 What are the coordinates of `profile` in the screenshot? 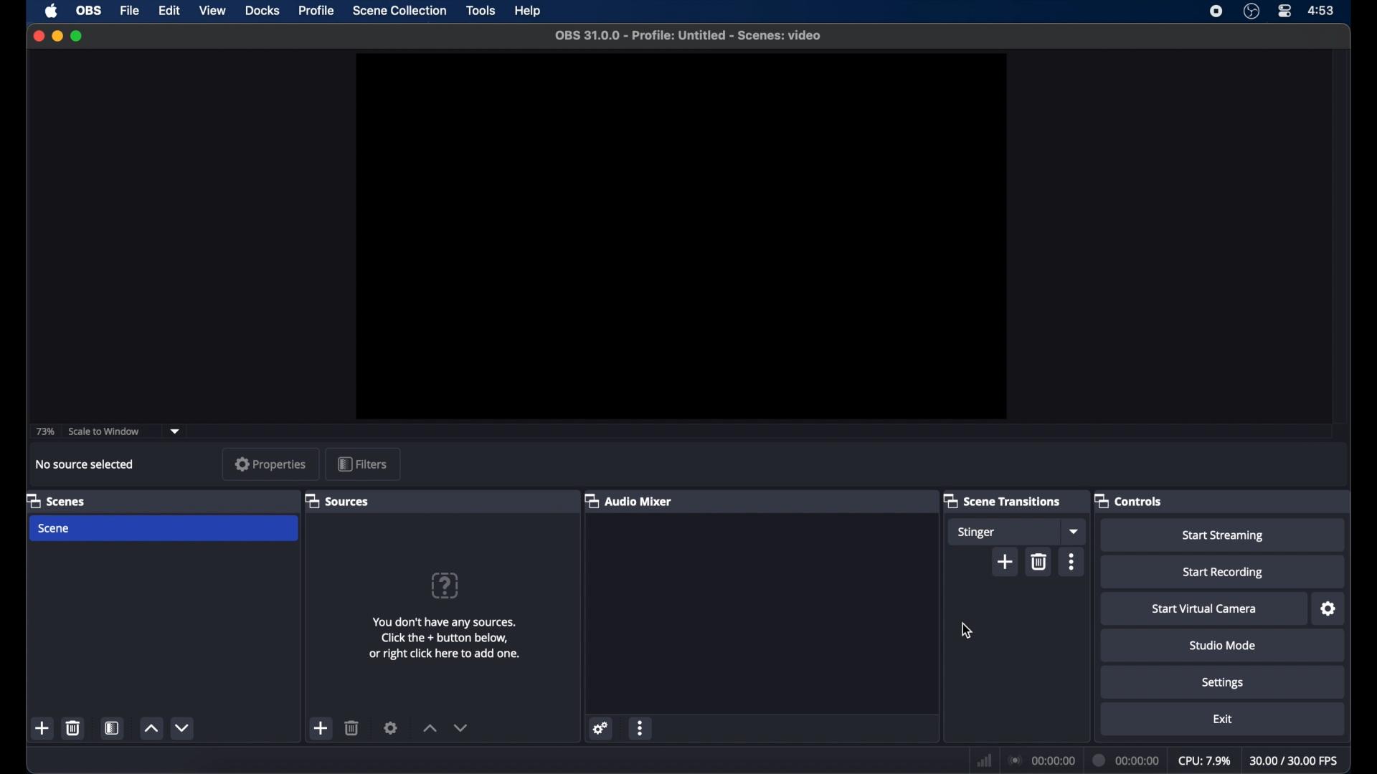 It's located at (315, 11).